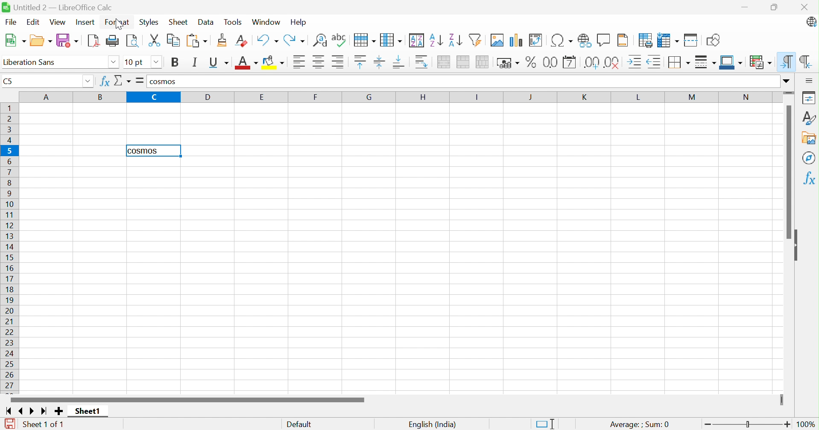 The height and width of the screenshot is (430, 819). I want to click on Italic, so click(195, 63).